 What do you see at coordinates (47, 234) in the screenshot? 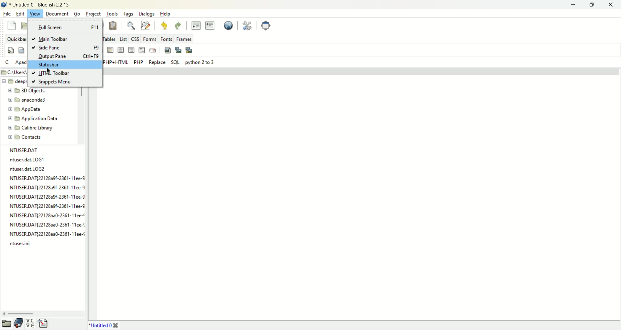
I see `NTUSER.DAT{221282a0-2361-11ee-¢` at bounding box center [47, 234].